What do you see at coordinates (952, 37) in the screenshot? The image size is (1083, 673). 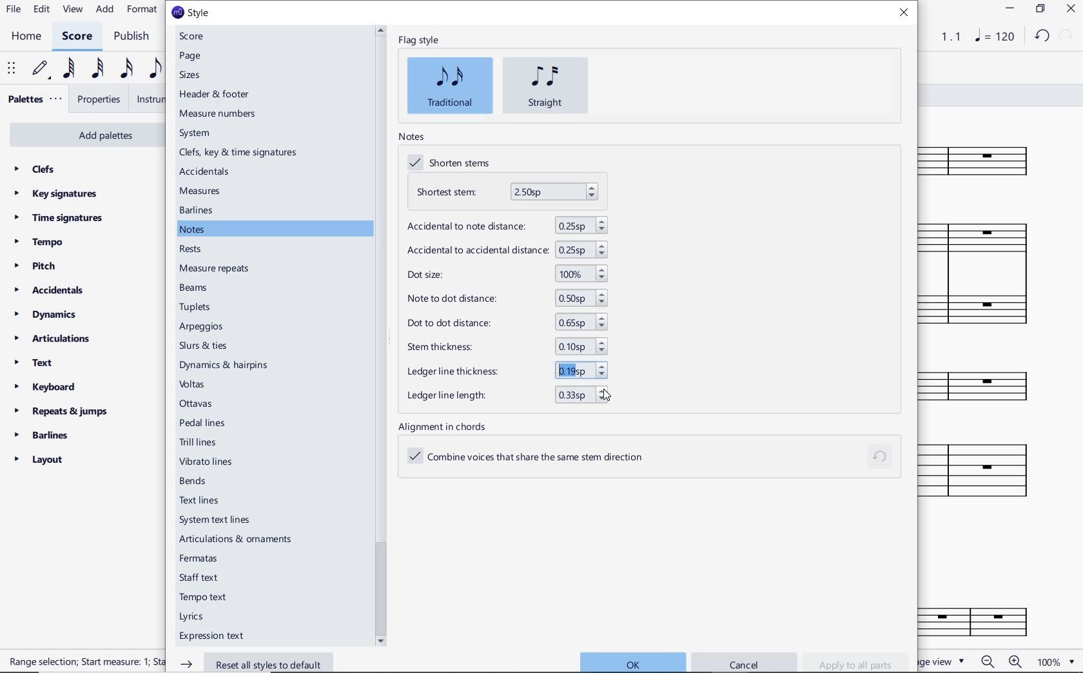 I see `Playback speed` at bounding box center [952, 37].